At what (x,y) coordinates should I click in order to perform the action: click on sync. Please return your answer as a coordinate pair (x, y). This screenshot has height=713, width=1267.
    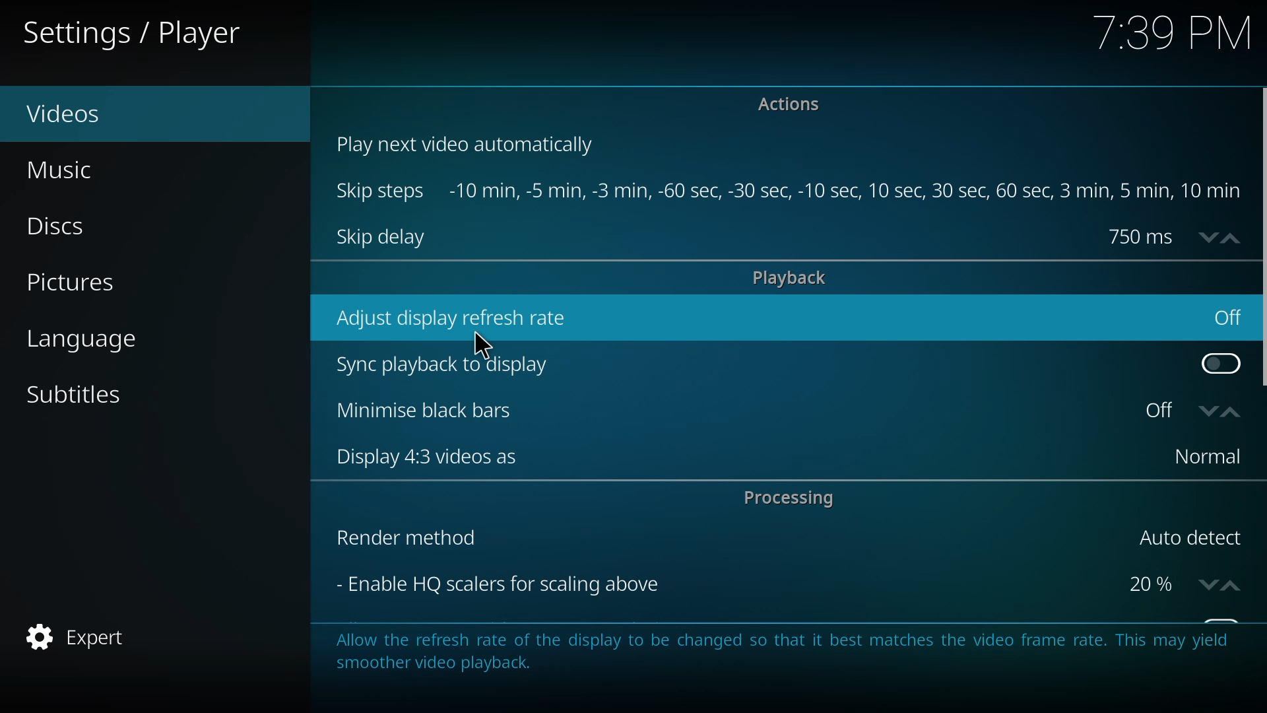
    Looking at the image, I should click on (443, 362).